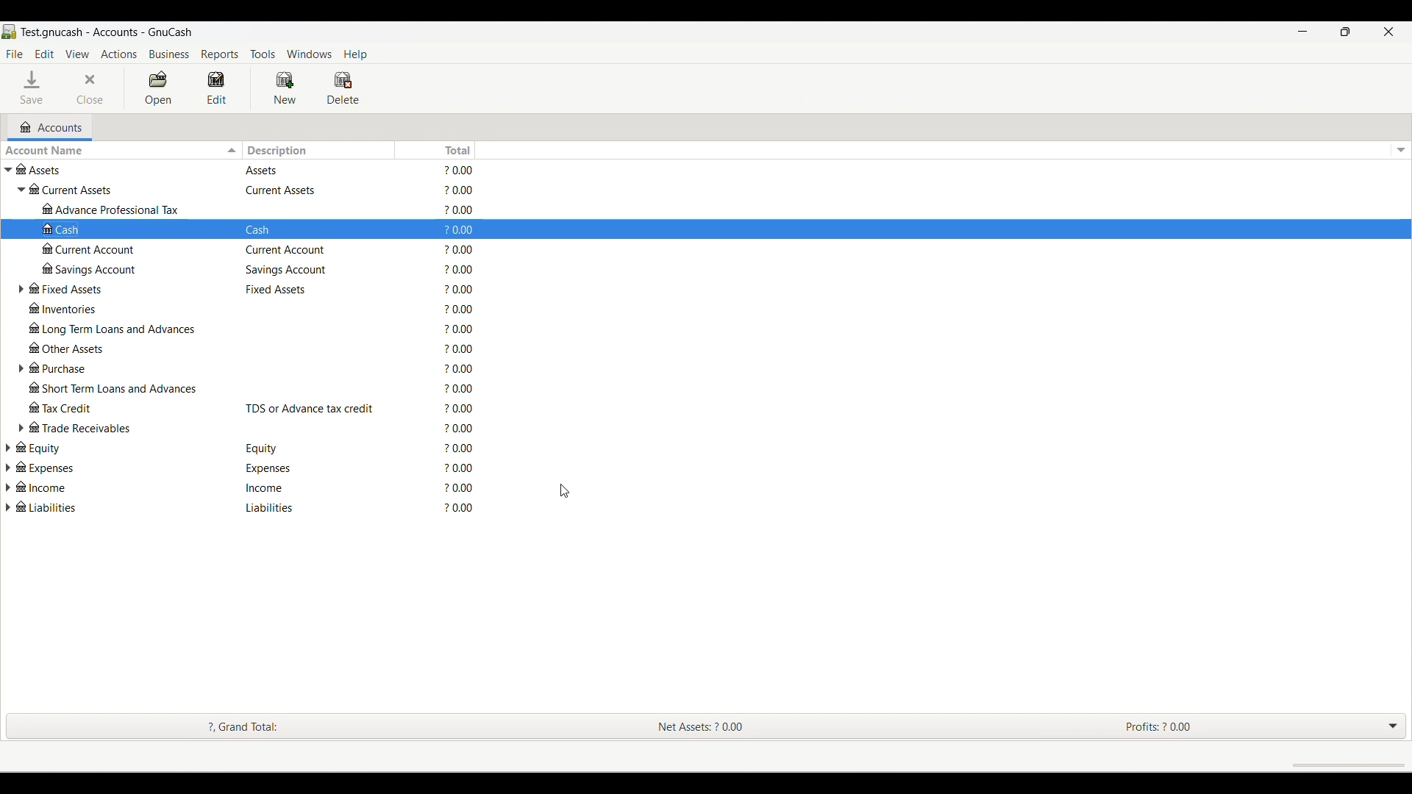 The width and height of the screenshot is (1412, 794). What do you see at coordinates (129, 268) in the screenshot?
I see `Savings account` at bounding box center [129, 268].